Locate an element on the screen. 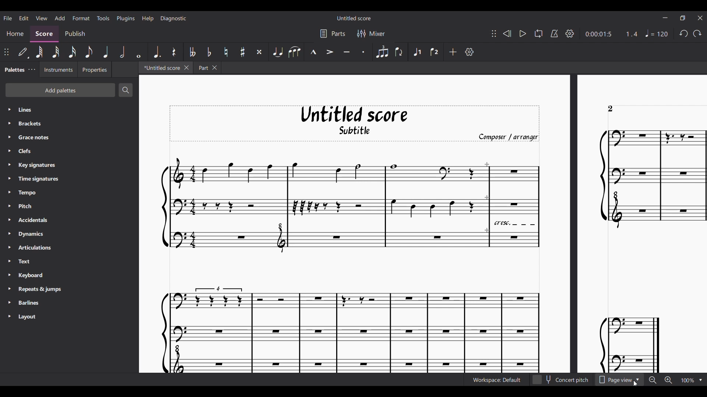 Image resolution: width=707 pixels, height=397 pixels. Slur is located at coordinates (294, 52).